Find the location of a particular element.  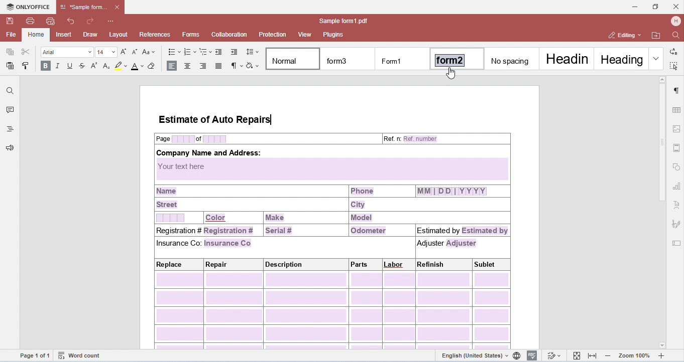

cursor is located at coordinates (451, 74).